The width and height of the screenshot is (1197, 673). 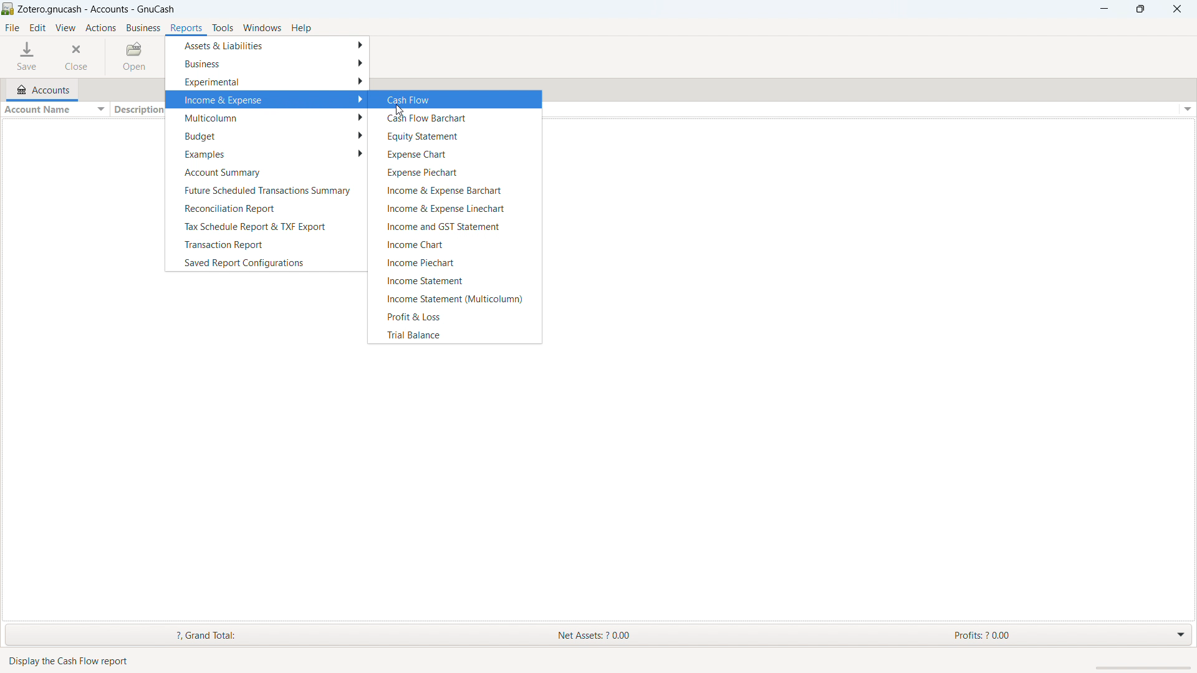 What do you see at coordinates (54, 109) in the screenshot?
I see `sort by account name` at bounding box center [54, 109].